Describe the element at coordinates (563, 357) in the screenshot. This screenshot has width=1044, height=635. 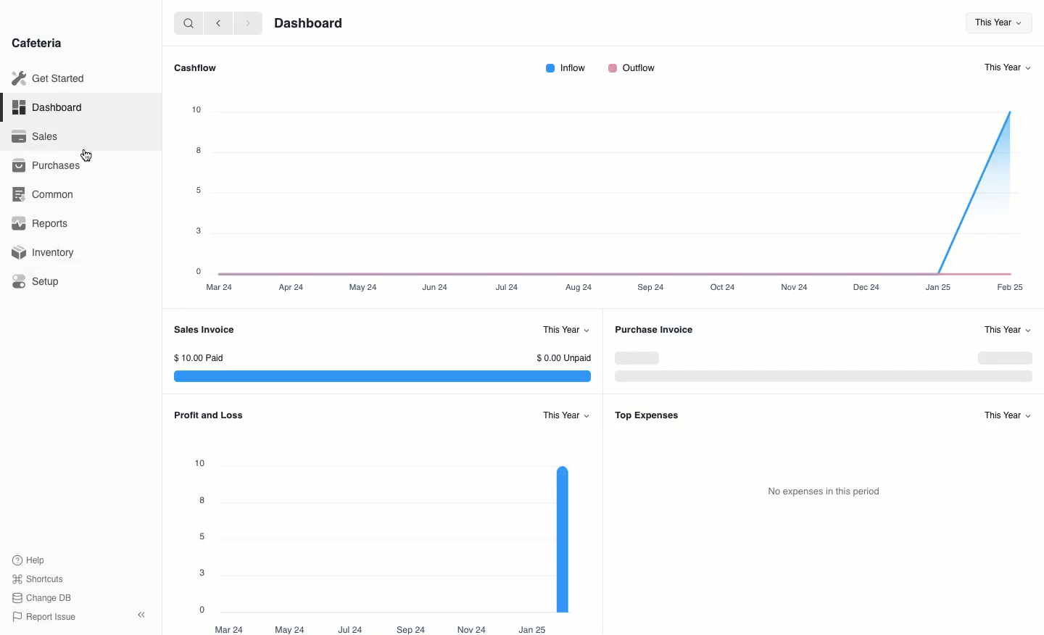
I see `$0.00 Unpaid` at that location.